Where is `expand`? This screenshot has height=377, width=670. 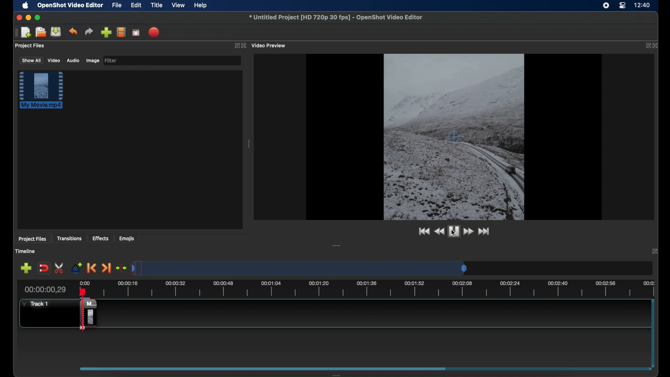 expand is located at coordinates (655, 251).